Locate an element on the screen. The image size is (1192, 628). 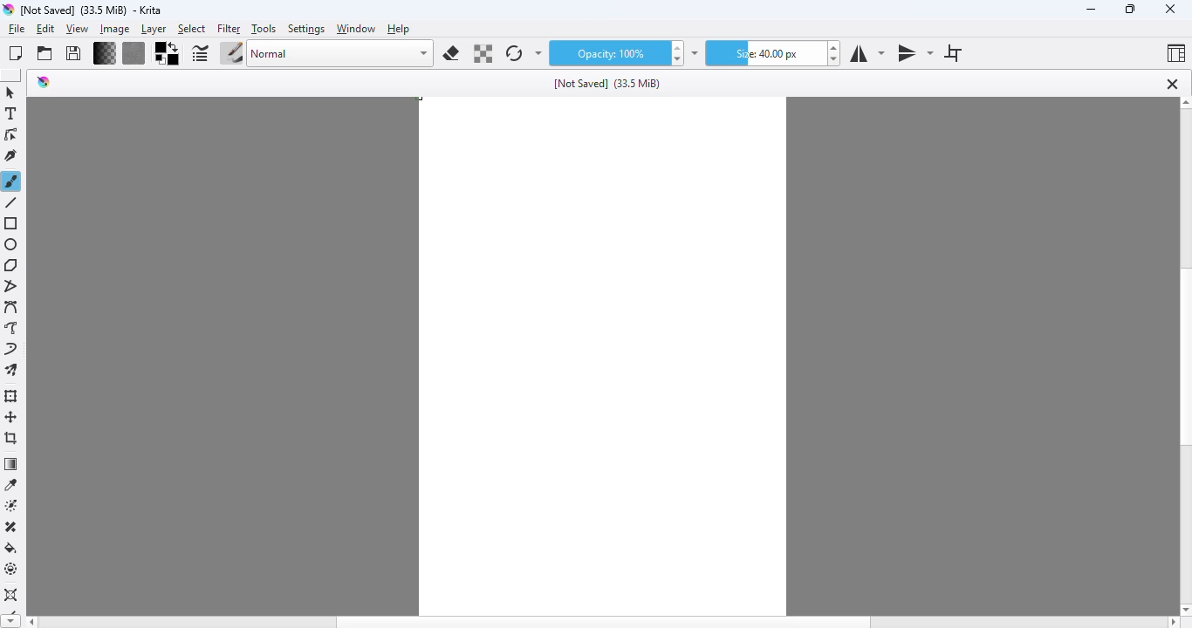
close is located at coordinates (1170, 9).